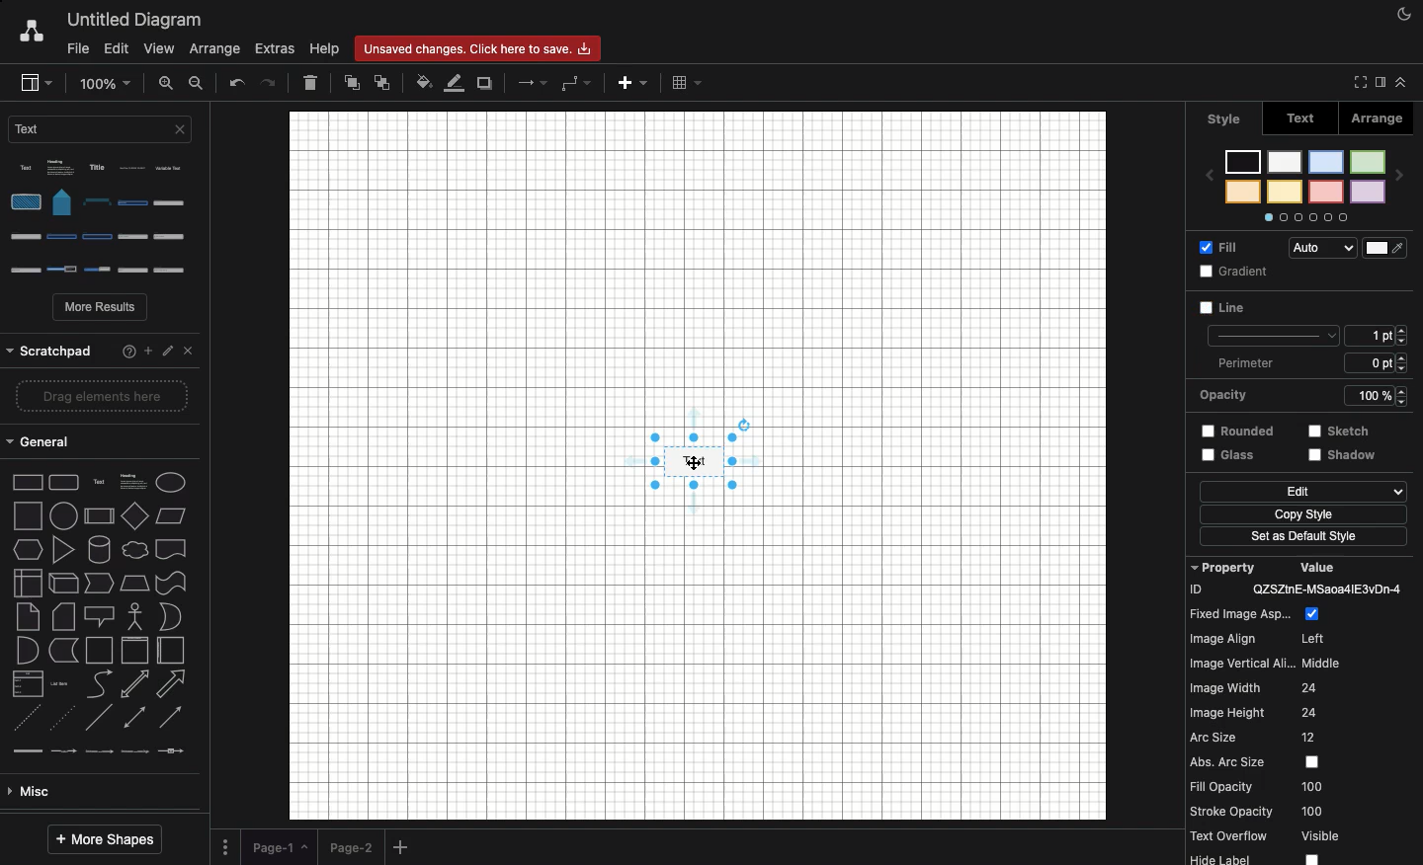 Image resolution: width=1423 pixels, height=865 pixels. Describe the element at coordinates (630, 86) in the screenshot. I see `Add` at that location.